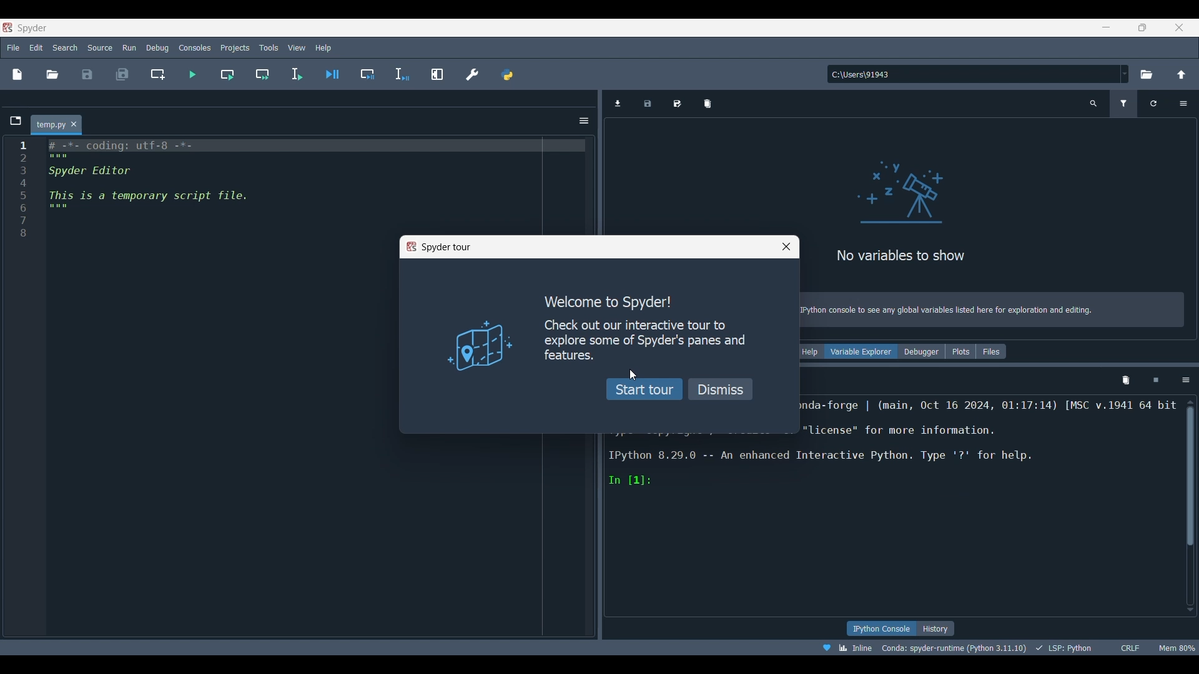 The height and width of the screenshot is (674, 1199). I want to click on UTF-8, so click(1085, 647).